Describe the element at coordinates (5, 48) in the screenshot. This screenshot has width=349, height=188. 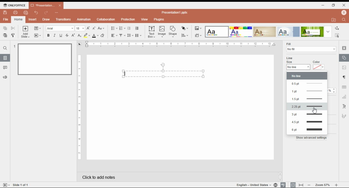
I see `find` at that location.